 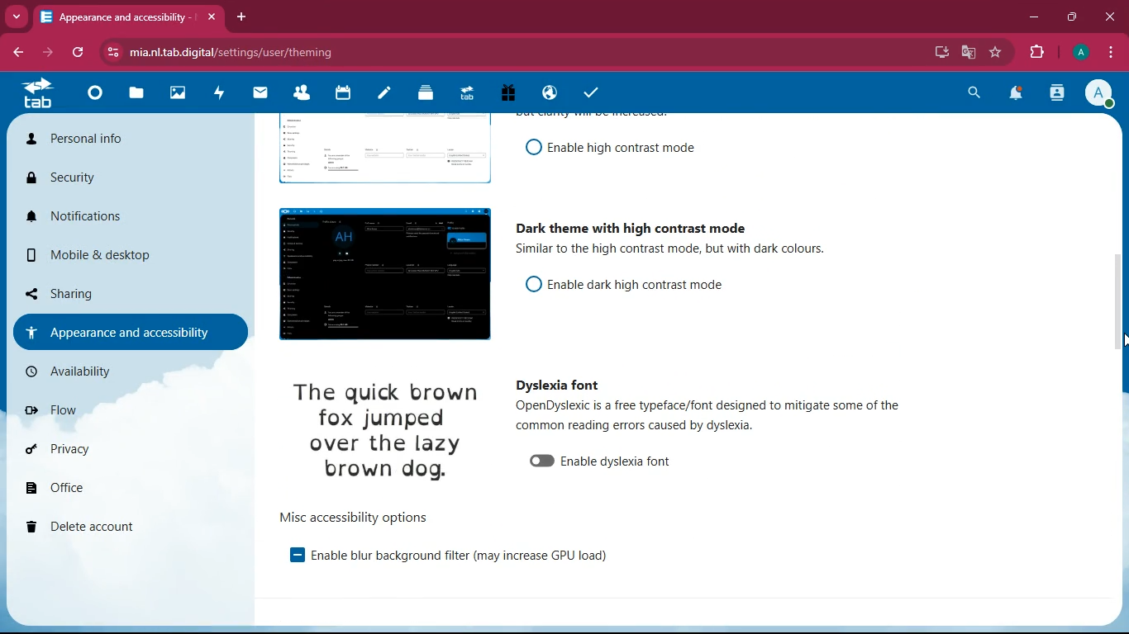 I want to click on extensions, so click(x=1036, y=51).